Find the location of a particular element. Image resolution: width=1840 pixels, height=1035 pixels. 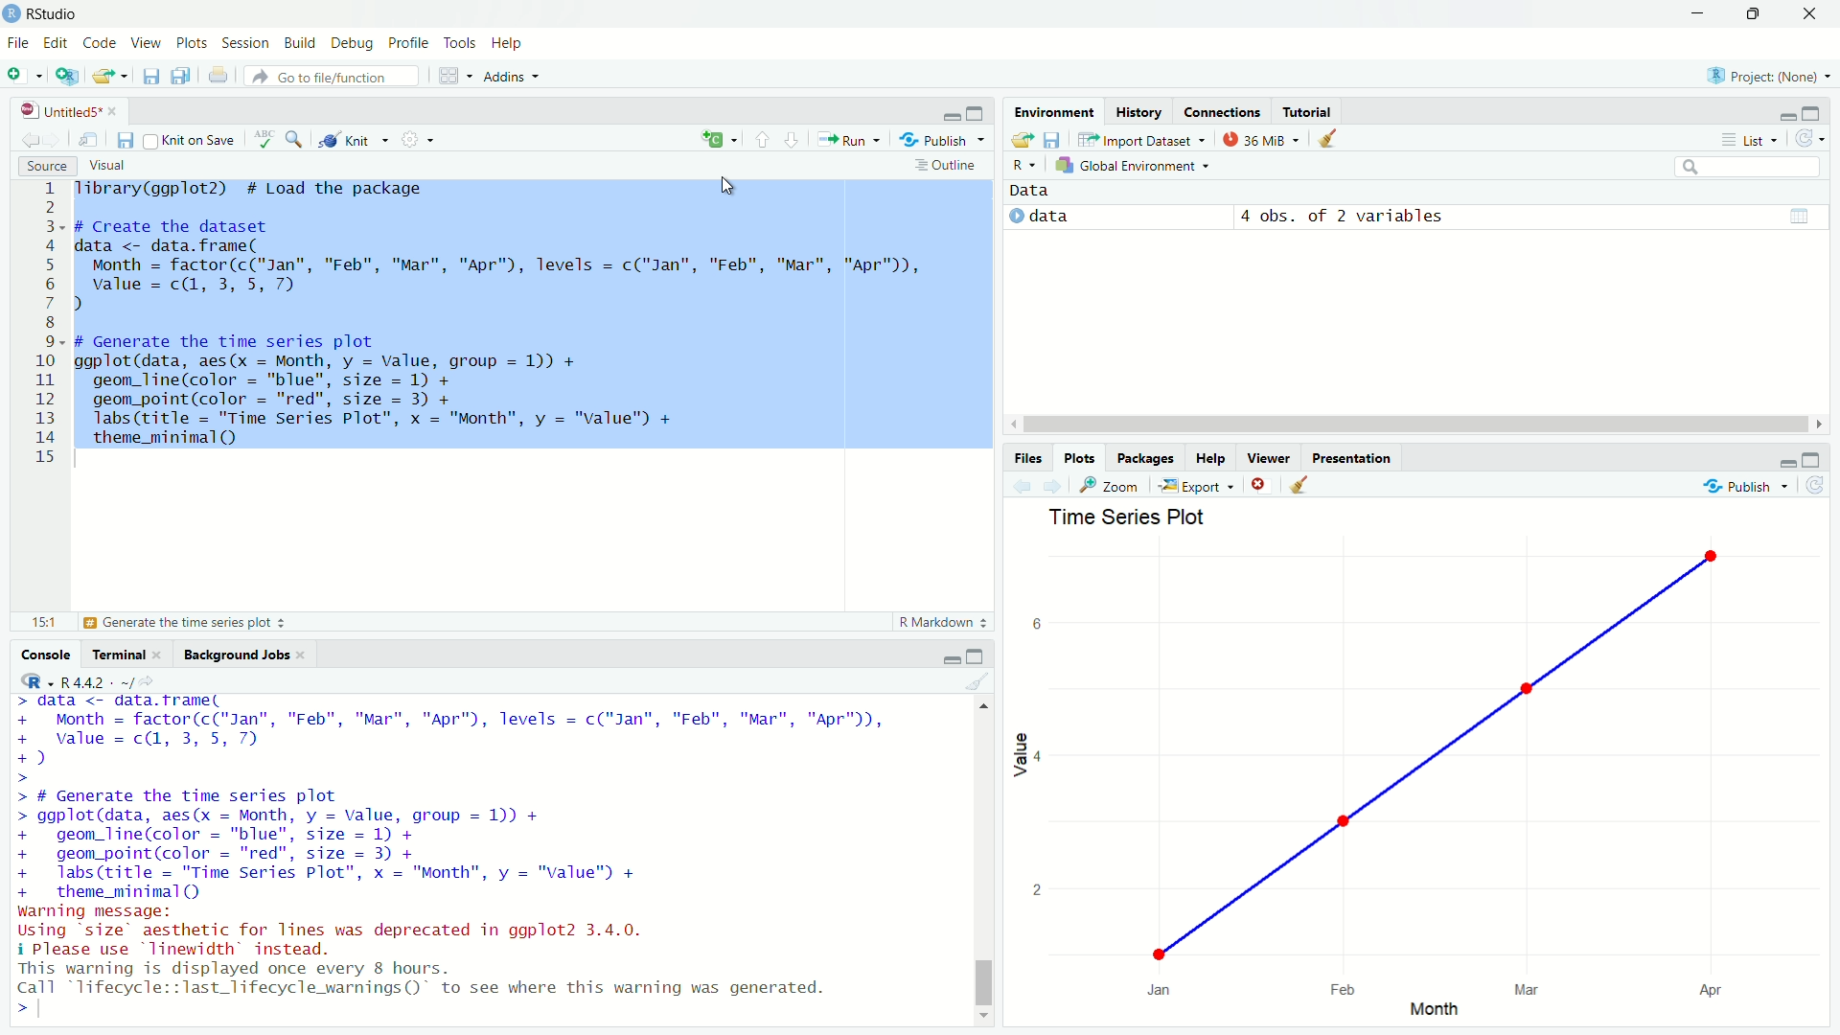

RStudio is located at coordinates (59, 13).